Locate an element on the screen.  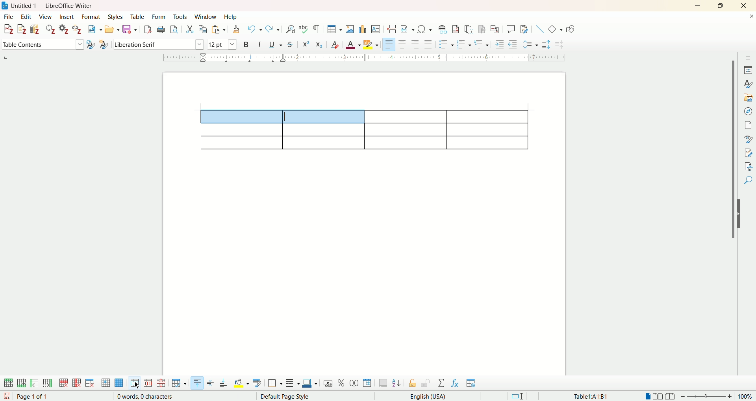
close is located at coordinates (742, 5).